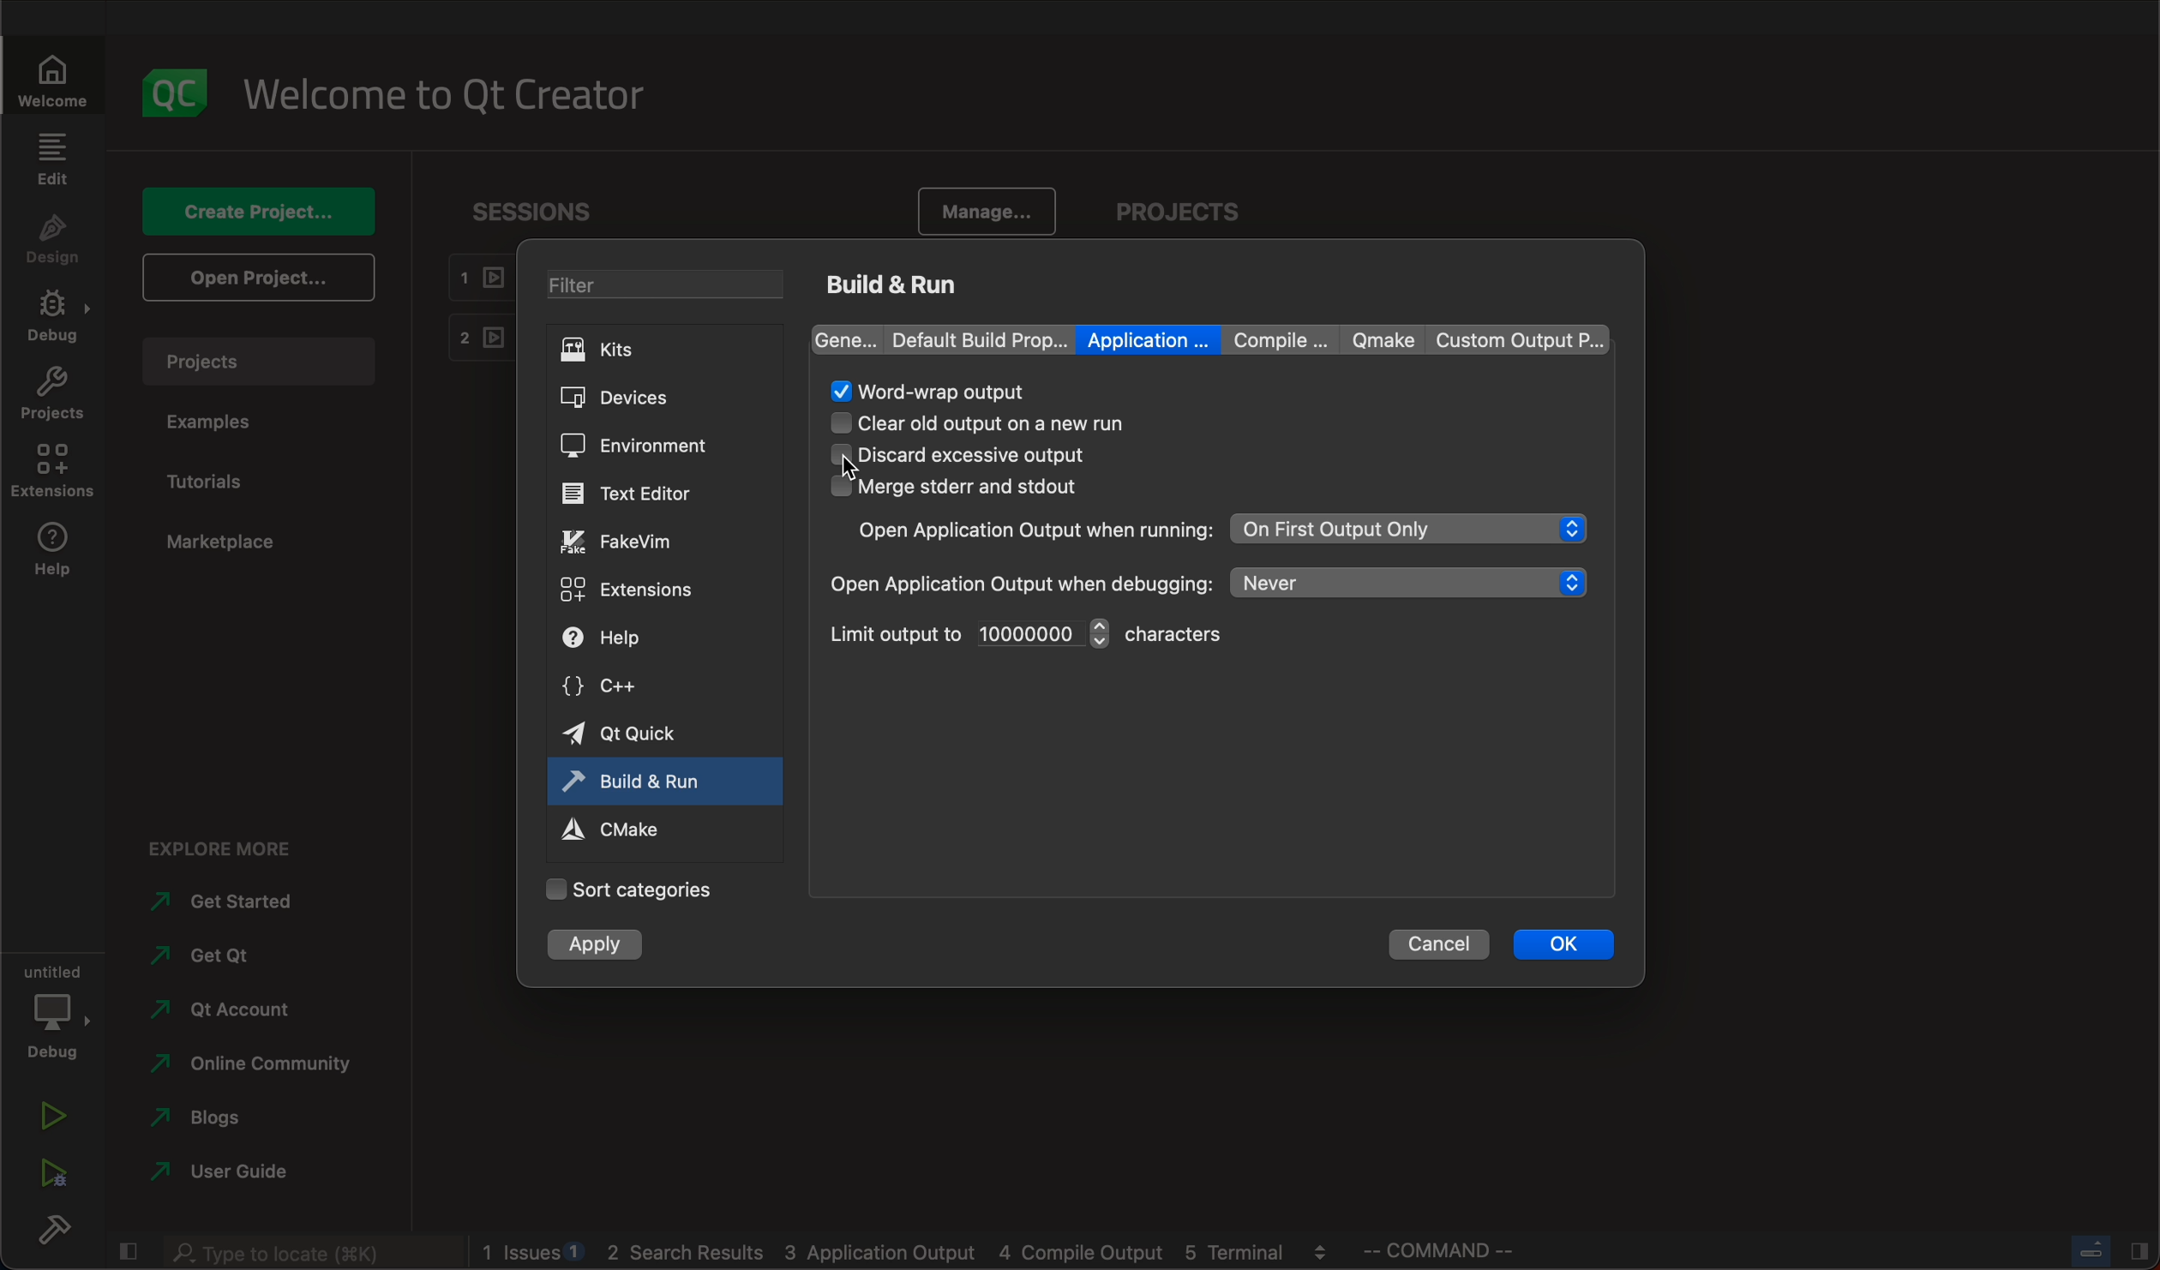 The width and height of the screenshot is (2160, 1270). What do you see at coordinates (1437, 945) in the screenshot?
I see `cancel` at bounding box center [1437, 945].